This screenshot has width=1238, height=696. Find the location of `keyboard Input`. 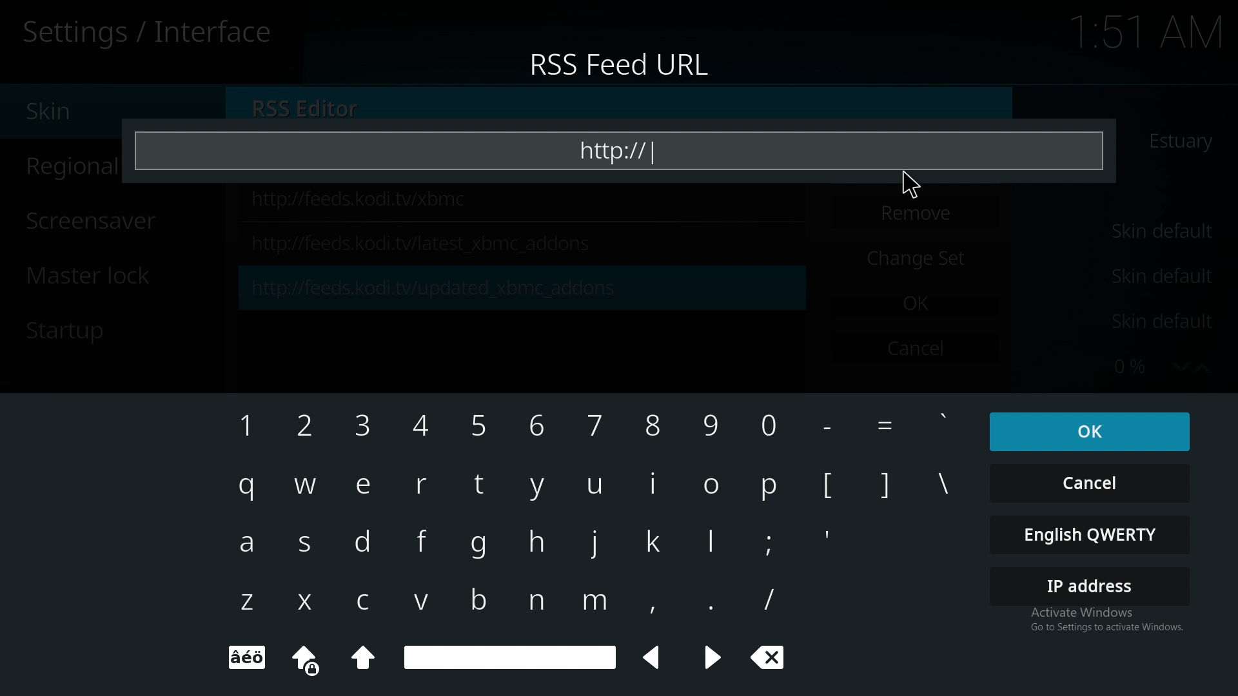

keyboard Input is located at coordinates (538, 542).